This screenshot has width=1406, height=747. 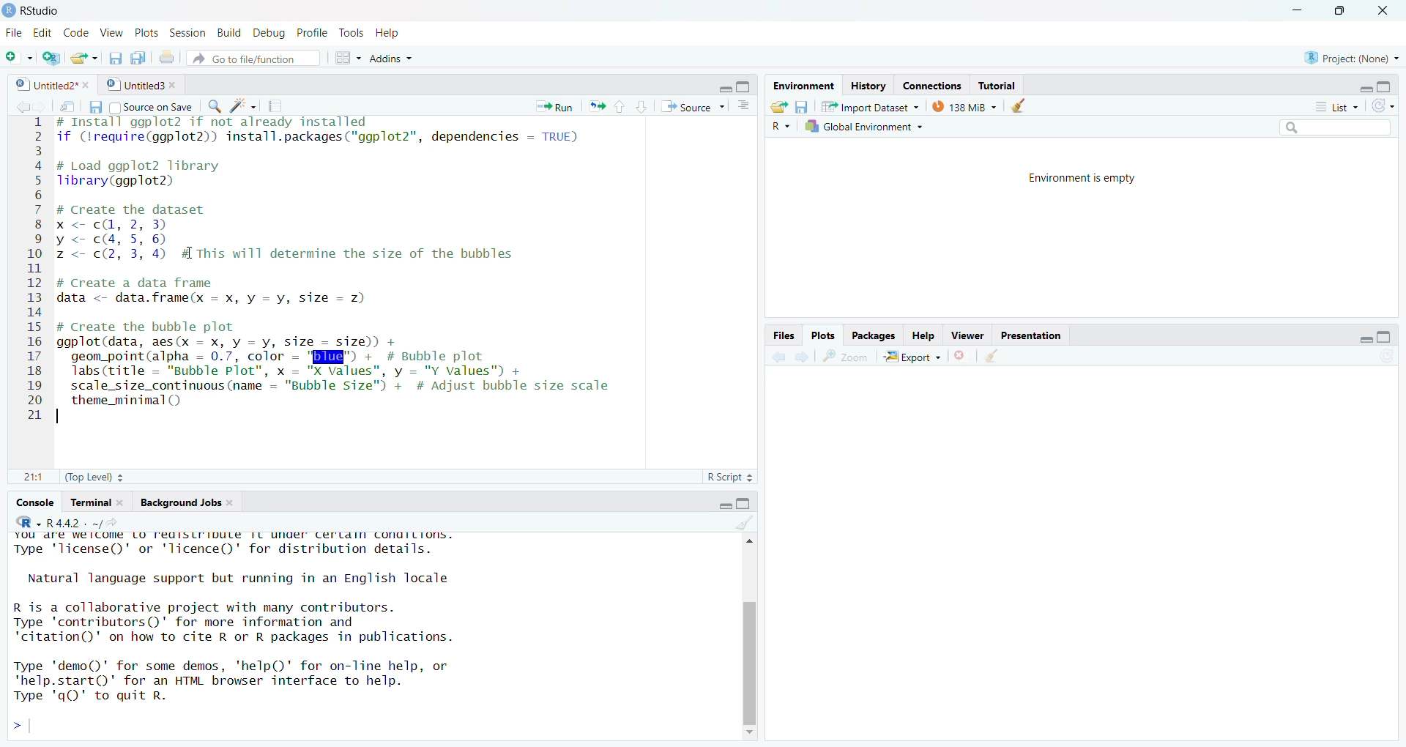 What do you see at coordinates (352, 276) in the screenshot?
I see `BEERS SRR Bras FE TE SRS TIELED Swe
2 if (lrequire(ggplot2)) install.packages("ggplot2", dependencies = TRUE)
3
4 # Load ggplot2 library
5 Tlibrary(ggplot2)

6

7 # Create the dataset
8 x < cd, 2, 3)

9 y< c4, 5,6)

10 z <- c(2, 3, 4) #A This will determine the size of the bubbles

11

12 # Create a data frame

13 data <- data.frame(x = x, y = vy, size = 2)

14

15 # Create the bubble plot

16 ggplot(data, aes(x = x, y = vy, size = size)) +

17 geom_point(alpha = 0.7, color = 'BEE") + # Bubble plot

18 labs (title = "Bubble Plot", x = "X Values", y = "Y values") +

19 scale_size_continuous (name = "Bubble Size") + # Adjust bubble size scale
20 theme_minimal()

21 |` at bounding box center [352, 276].